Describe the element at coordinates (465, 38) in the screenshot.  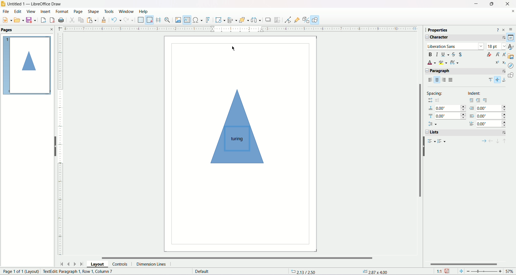
I see `character` at that location.